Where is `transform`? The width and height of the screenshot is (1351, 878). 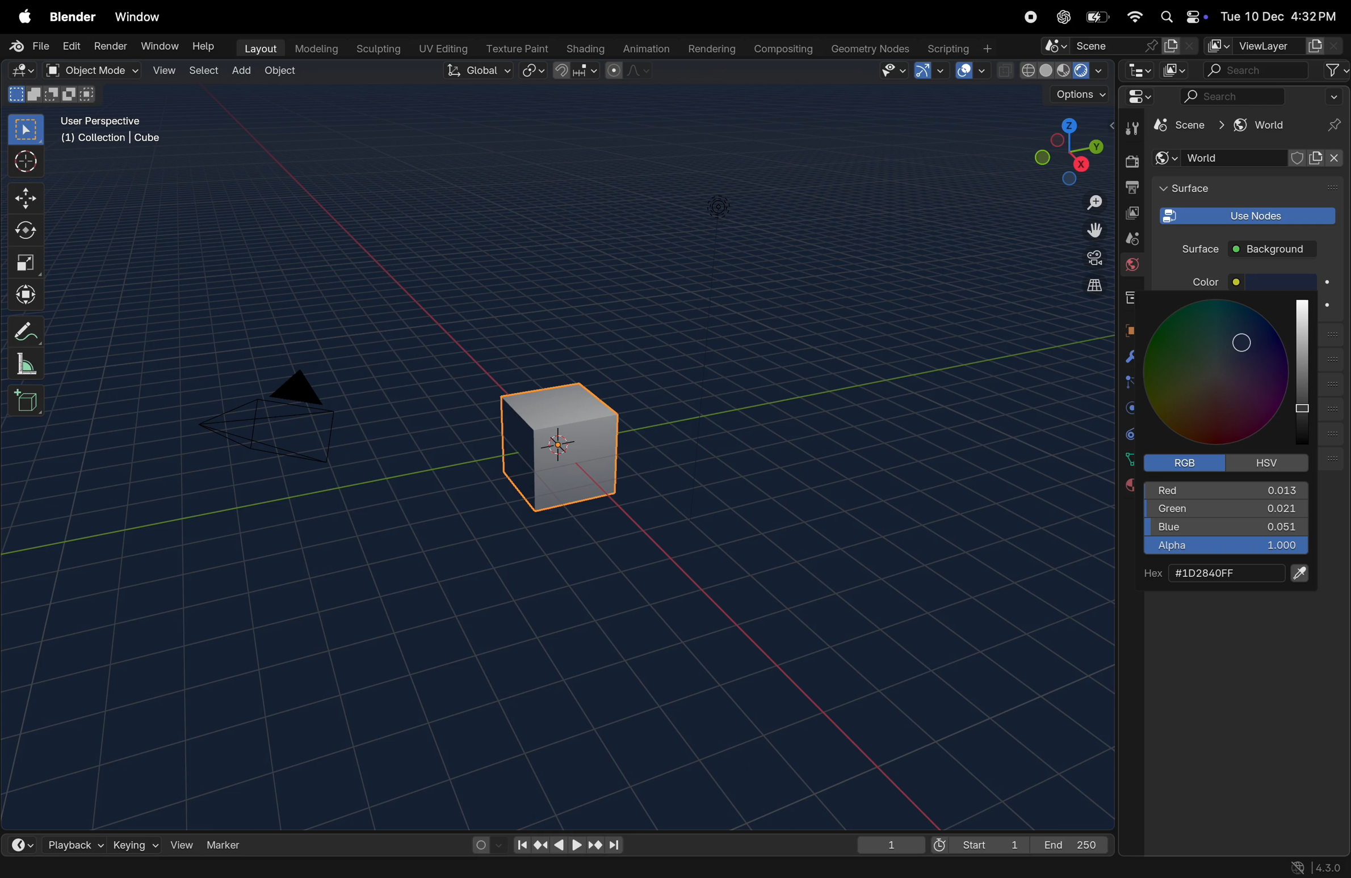 transform is located at coordinates (28, 231).